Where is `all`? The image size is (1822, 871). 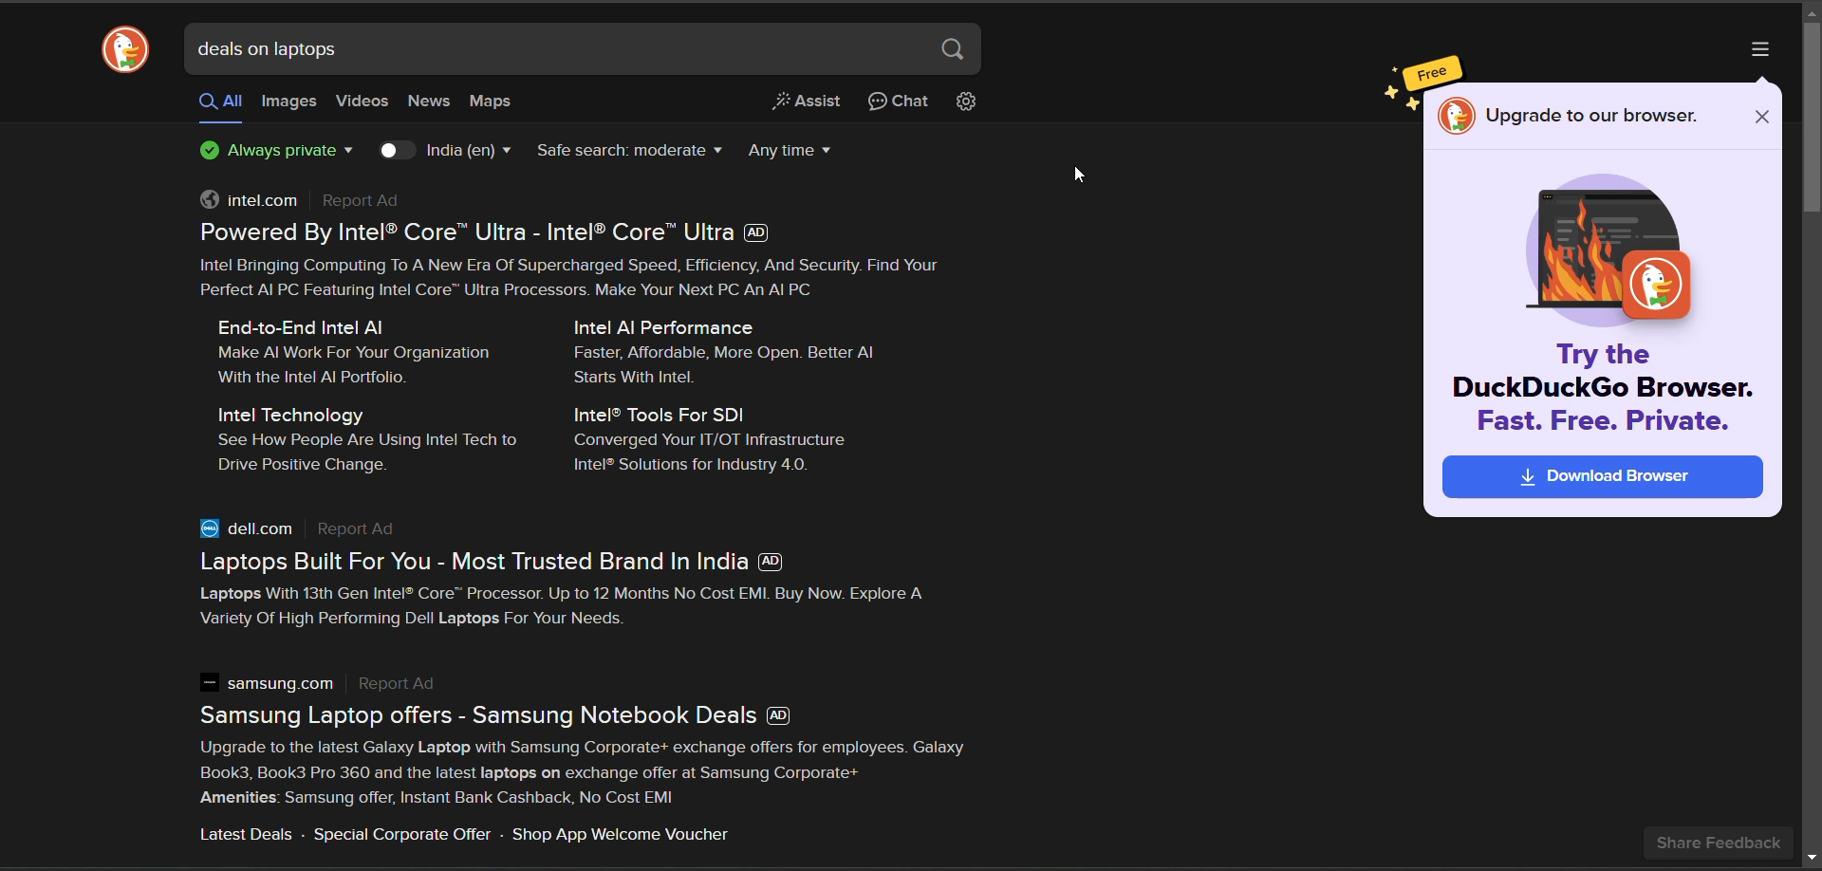
all is located at coordinates (221, 102).